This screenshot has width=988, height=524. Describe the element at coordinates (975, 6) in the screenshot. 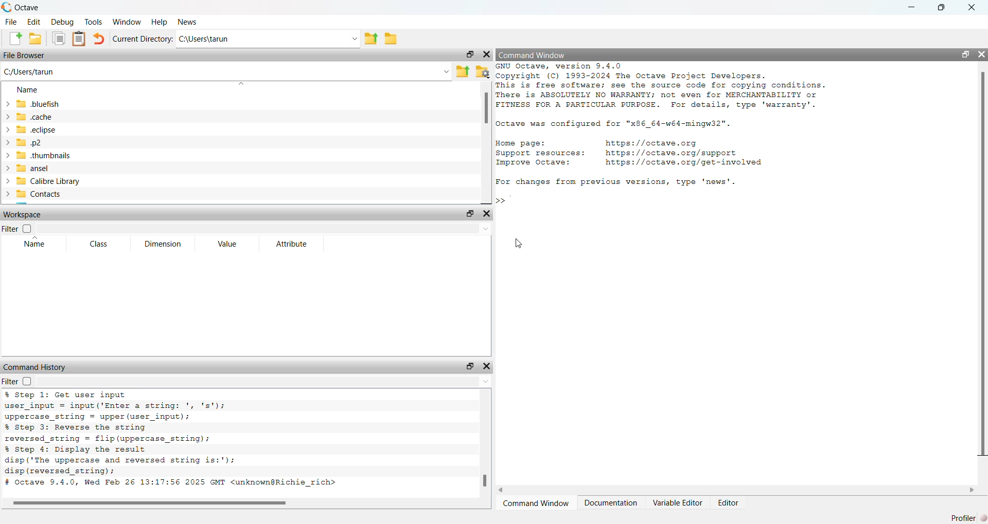

I see `close` at that location.